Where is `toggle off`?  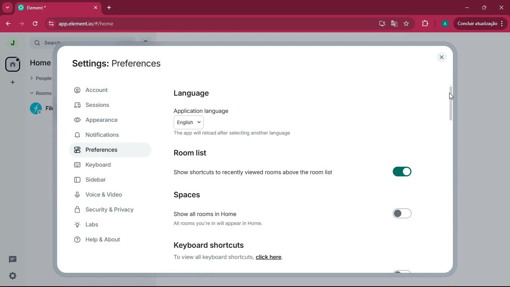 toggle off is located at coordinates (403, 271).